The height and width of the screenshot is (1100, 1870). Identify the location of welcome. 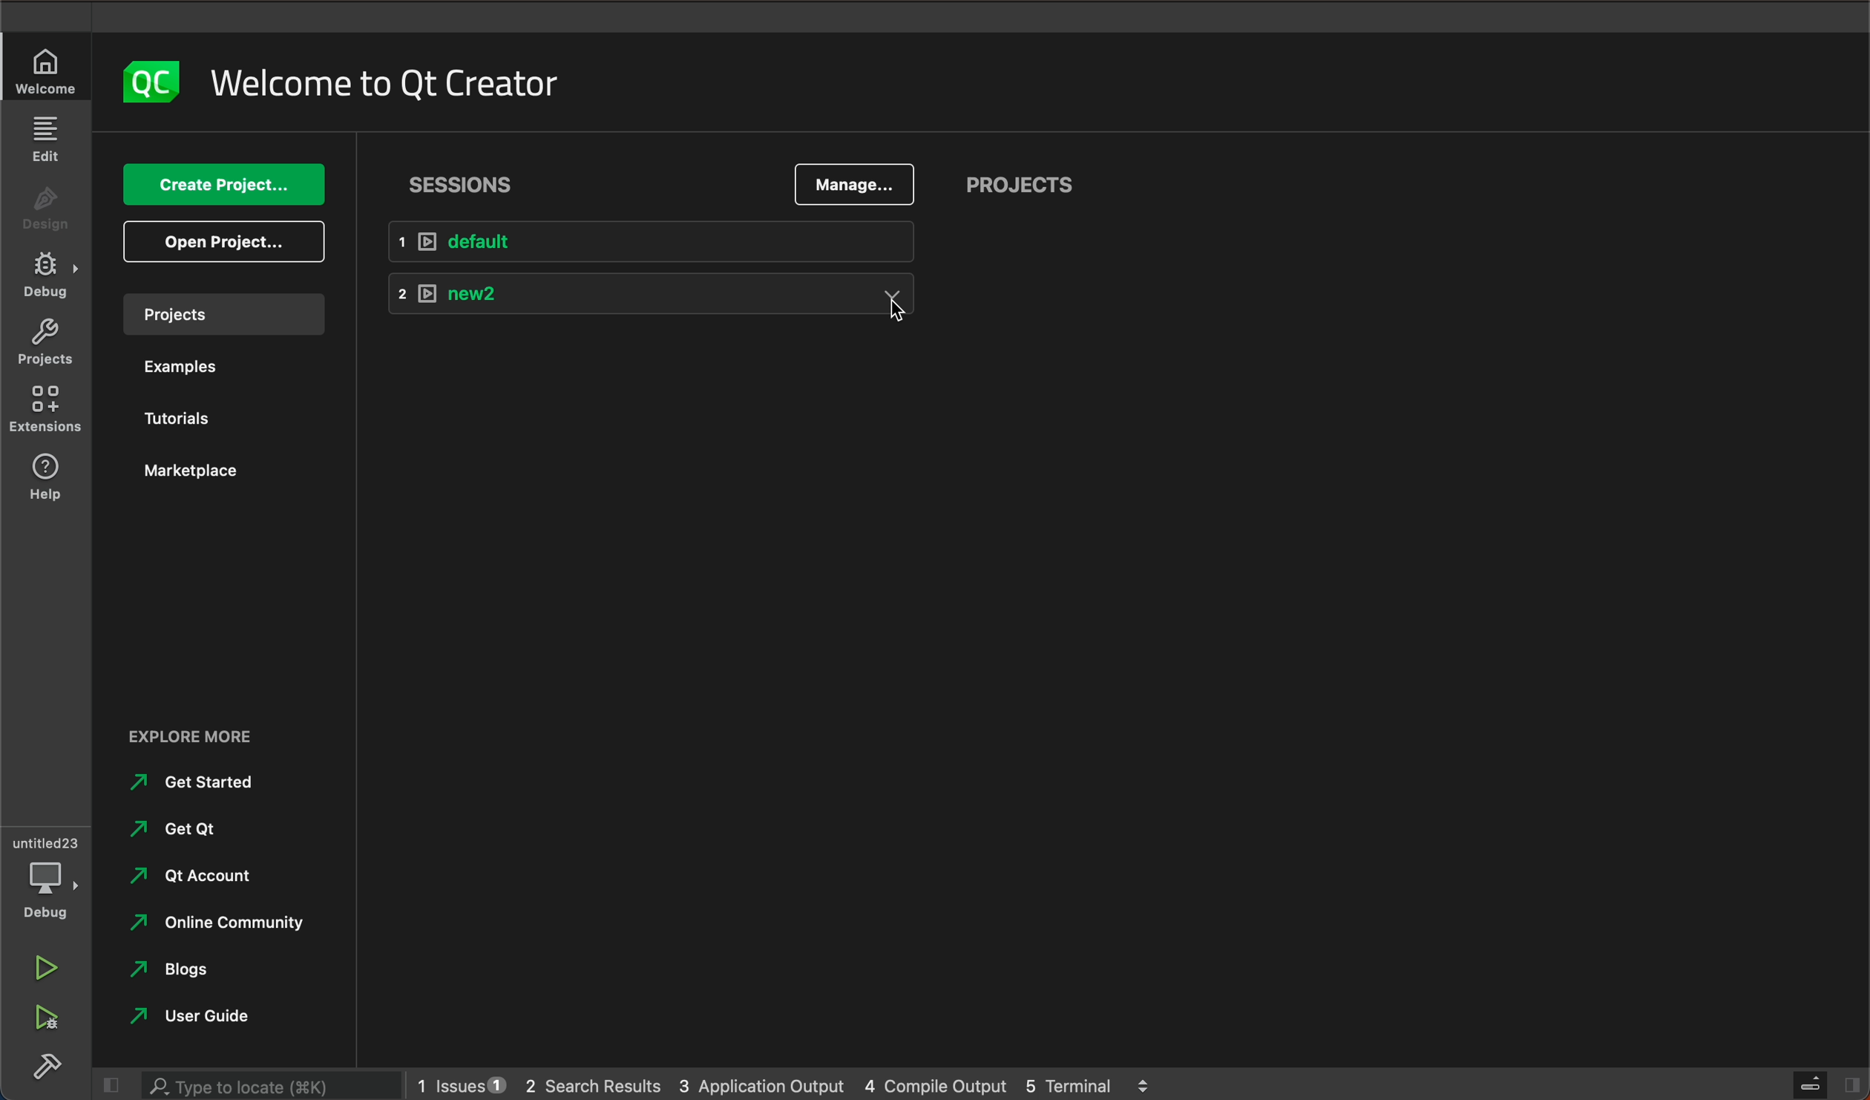
(44, 72).